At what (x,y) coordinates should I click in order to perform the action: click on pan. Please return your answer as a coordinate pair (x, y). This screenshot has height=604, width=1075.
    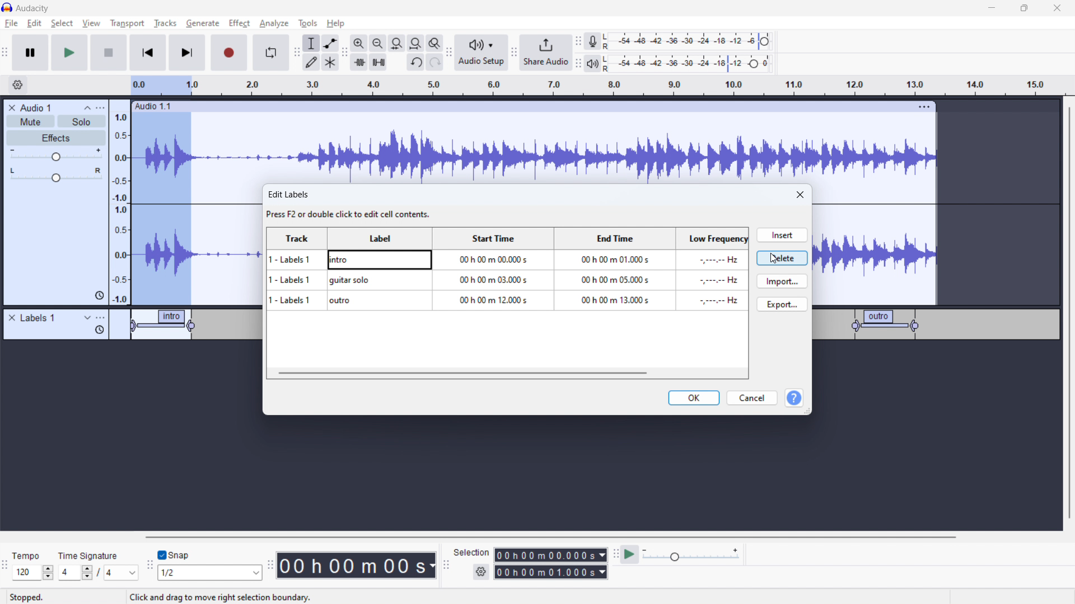
    Looking at the image, I should click on (56, 175).